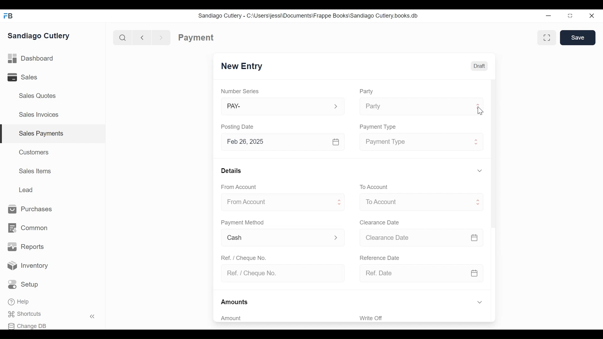 The image size is (603, 339). Describe the element at coordinates (308, 15) in the screenshot. I see `Sandiago Cutlery - C:\Users\jessi\Documents\Frappe Books\Sandiago Cutlery.books.db` at that location.